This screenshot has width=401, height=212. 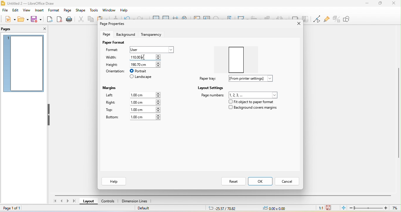 I want to click on toggle extrusion, so click(x=337, y=18).